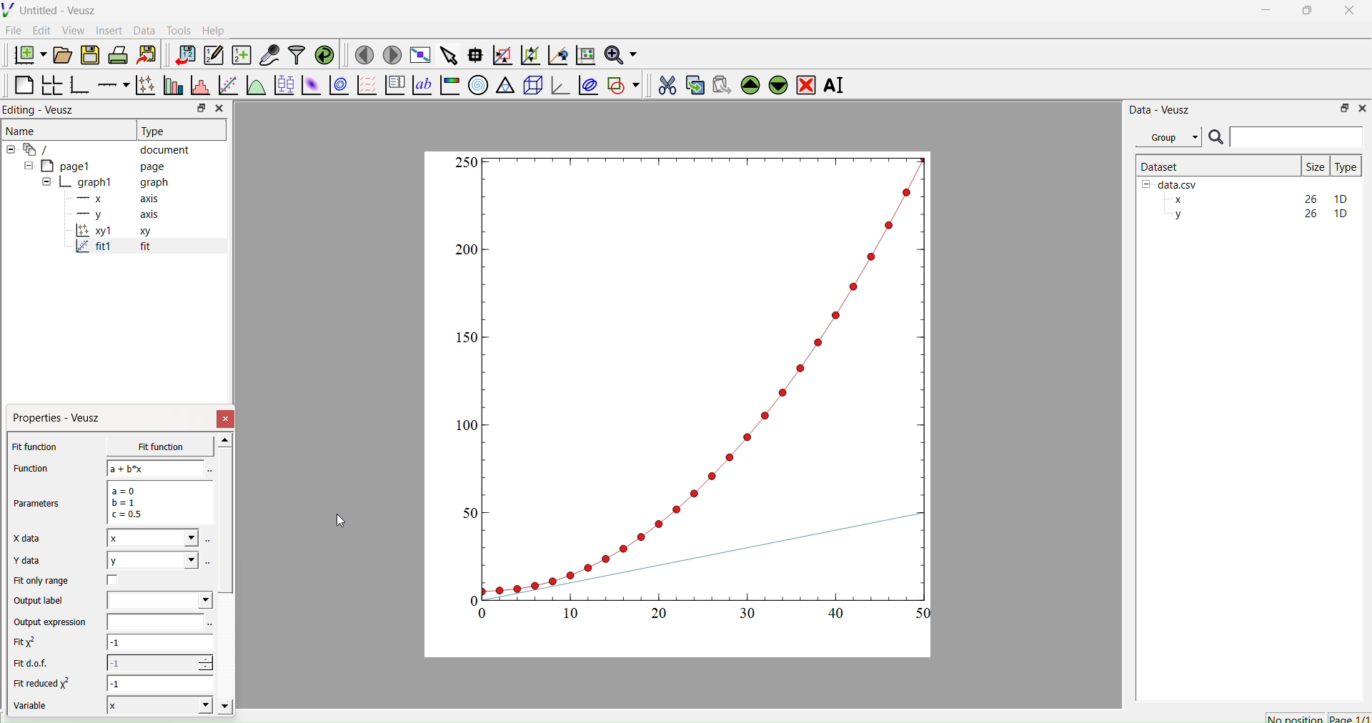 This screenshot has height=723, width=1372. What do you see at coordinates (157, 704) in the screenshot?
I see `X ` at bounding box center [157, 704].